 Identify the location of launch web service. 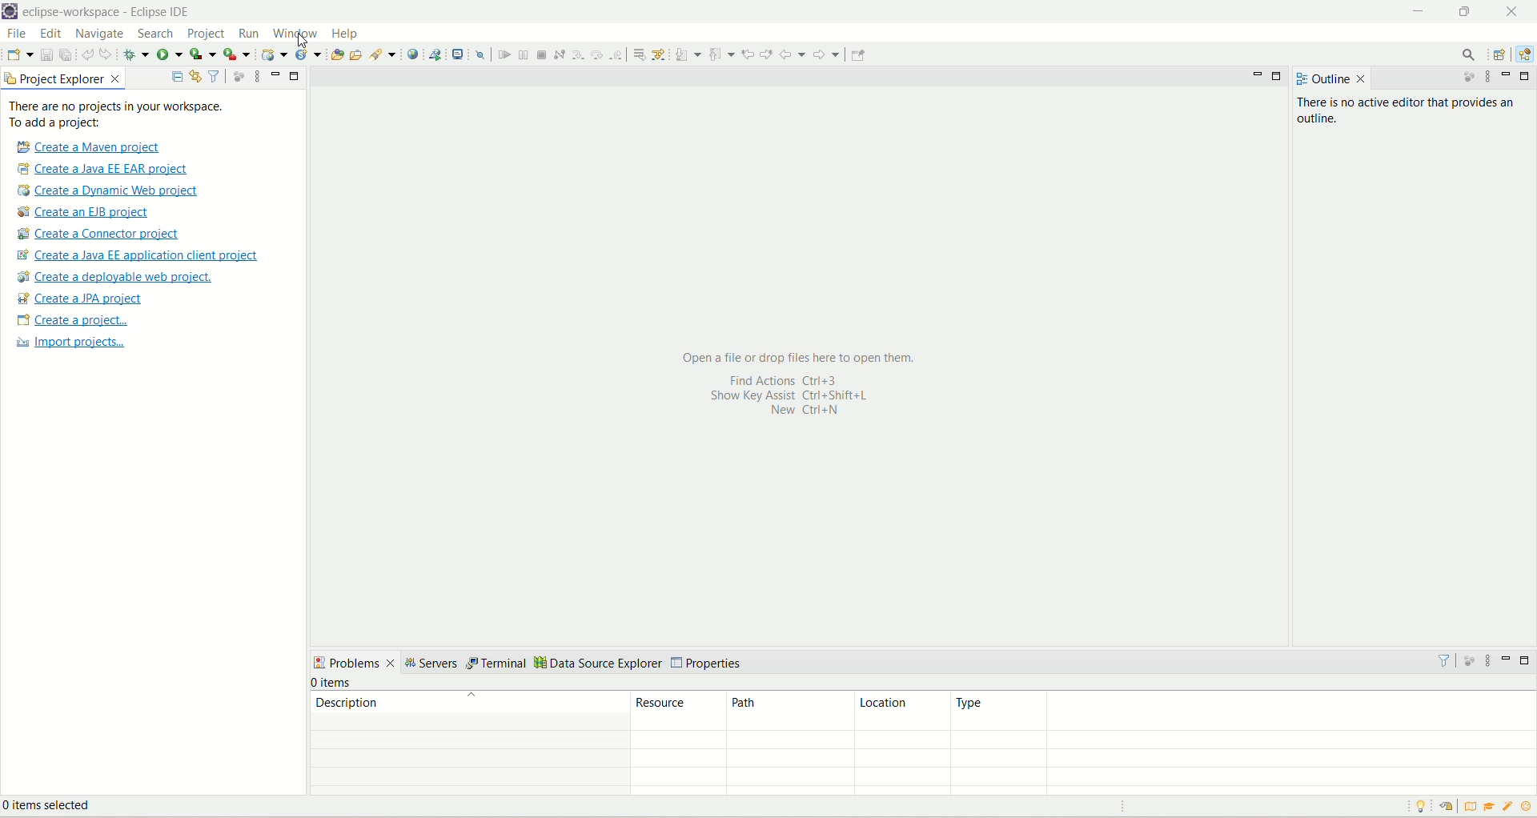
(435, 54).